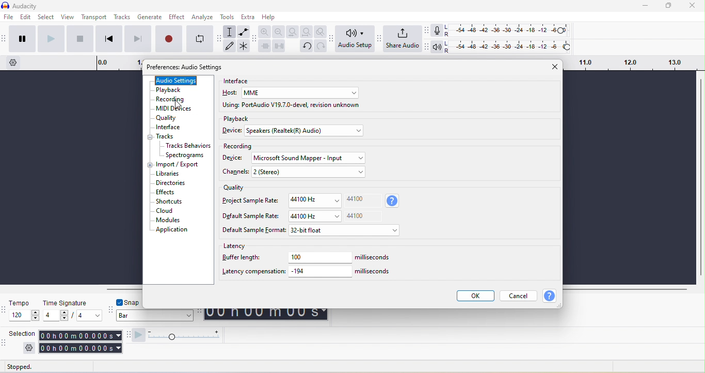 The image size is (705, 373). Describe the element at coordinates (68, 16) in the screenshot. I see `view` at that location.